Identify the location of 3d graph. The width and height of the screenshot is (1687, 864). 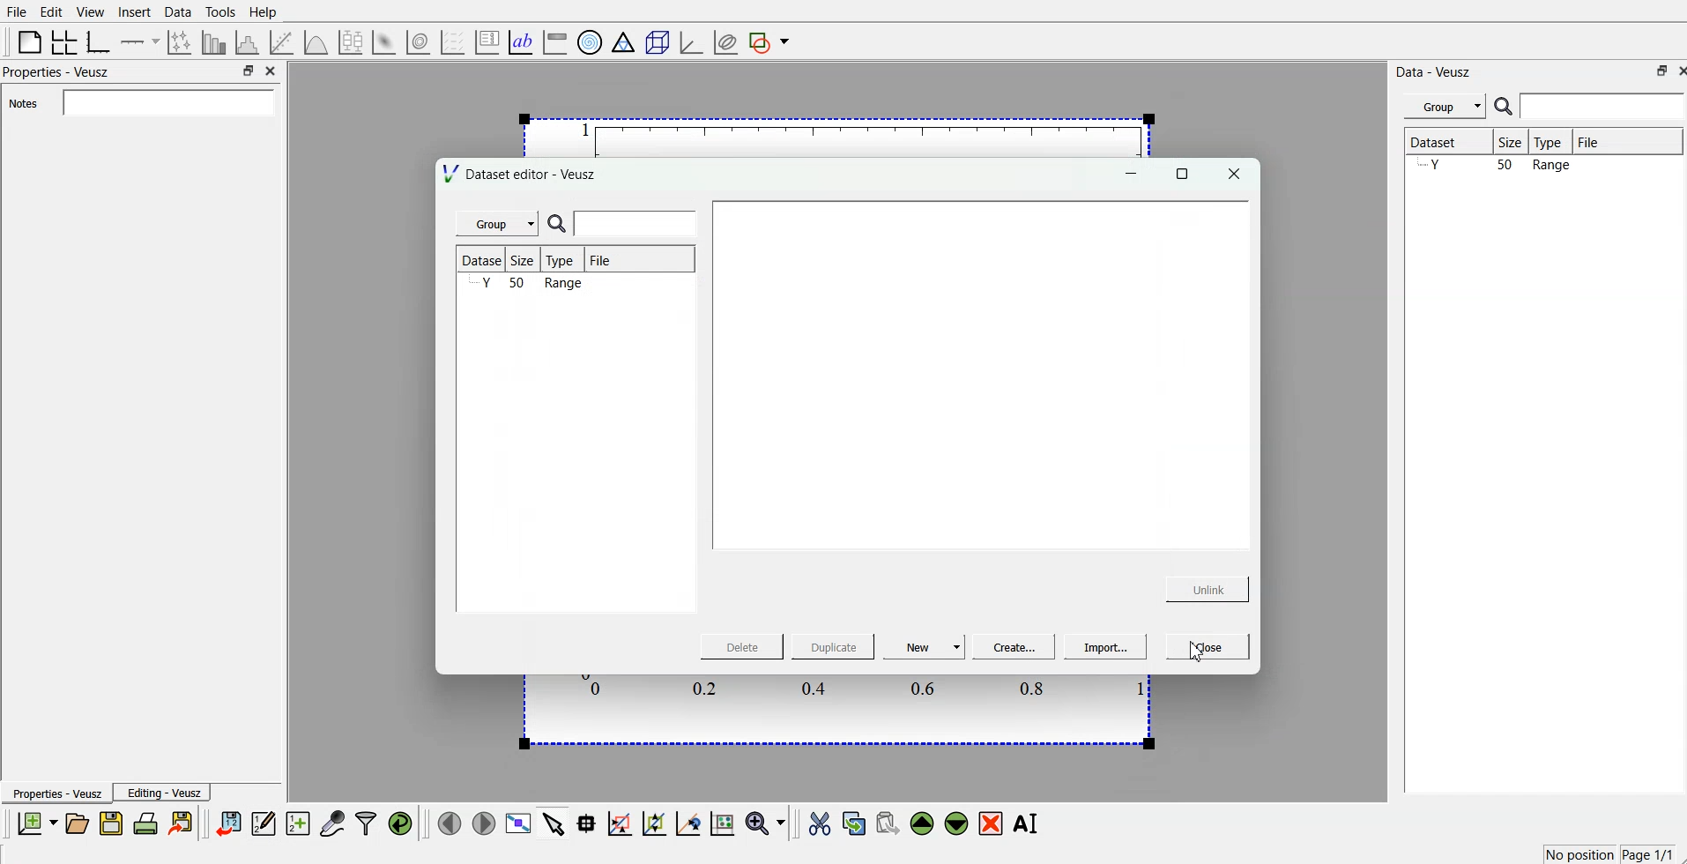
(690, 39).